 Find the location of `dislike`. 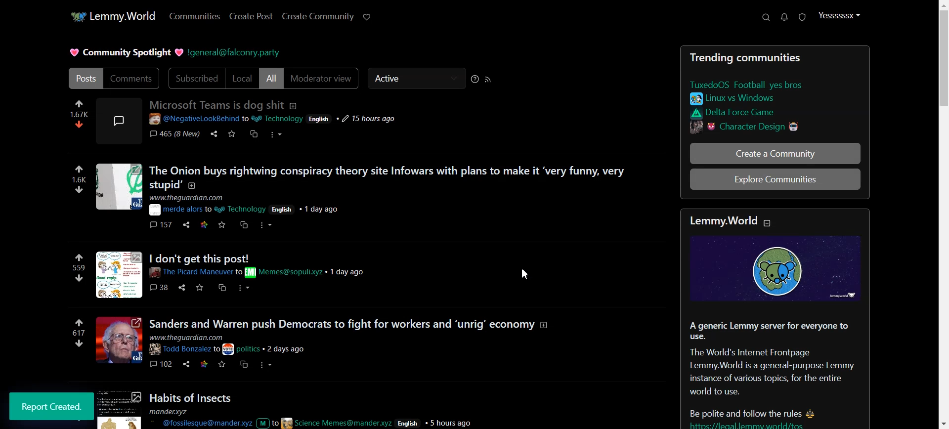

dislike is located at coordinates (80, 344).